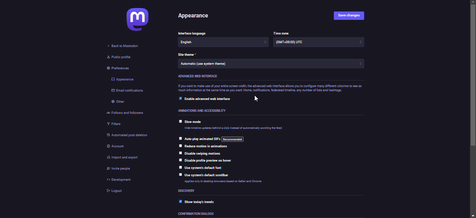  What do you see at coordinates (130, 135) in the screenshot?
I see `automated post deletion` at bounding box center [130, 135].